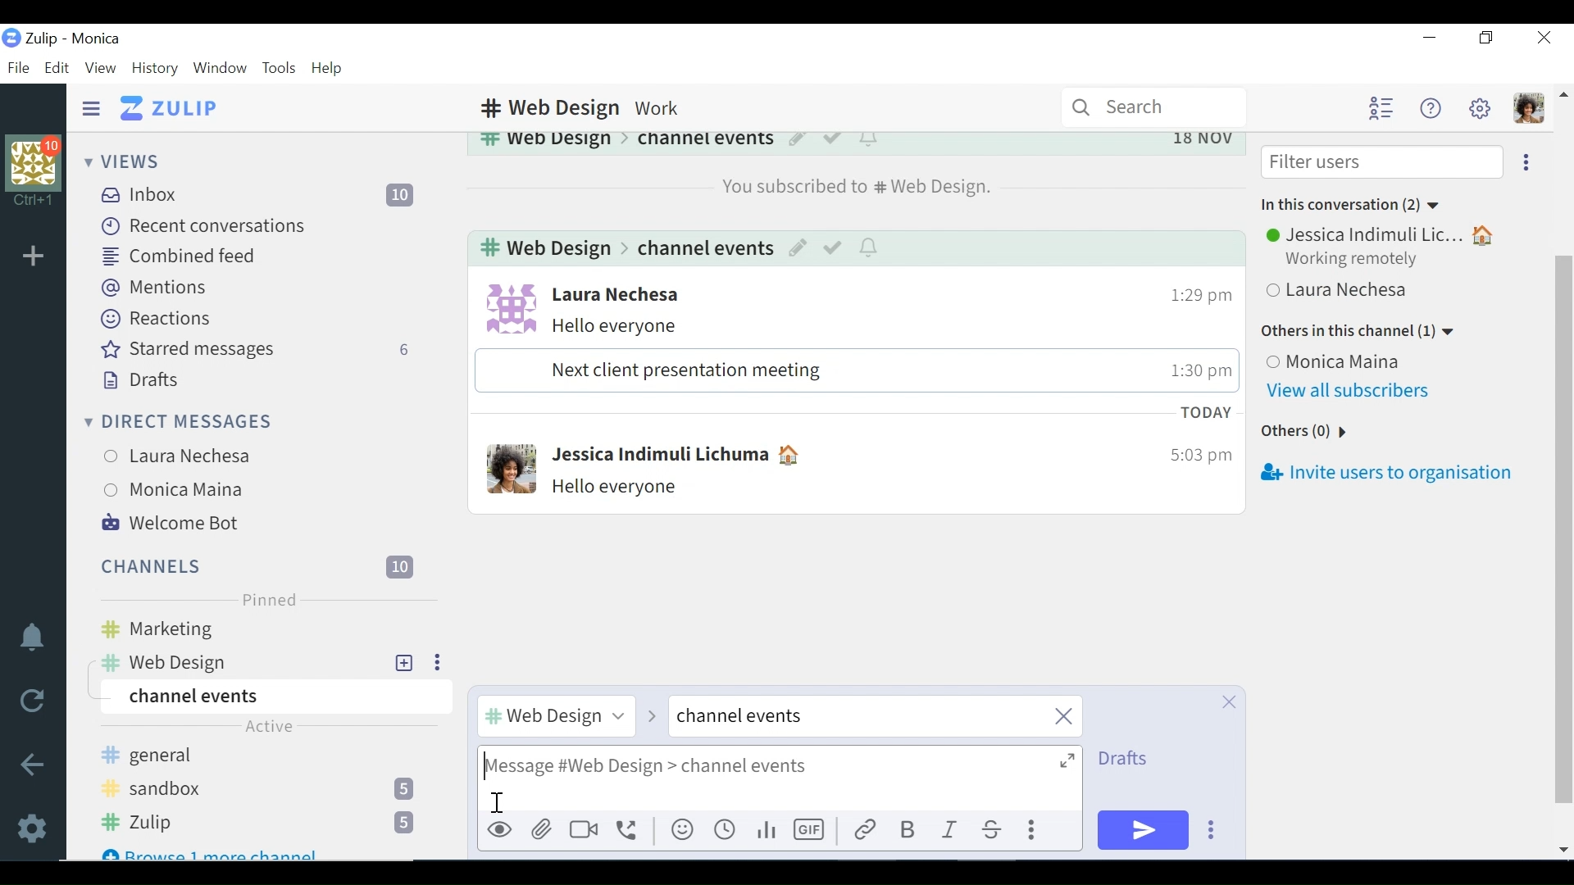 Image resolution: width=1574 pixels, height=885 pixels. Describe the element at coordinates (278, 68) in the screenshot. I see `Tools` at that location.